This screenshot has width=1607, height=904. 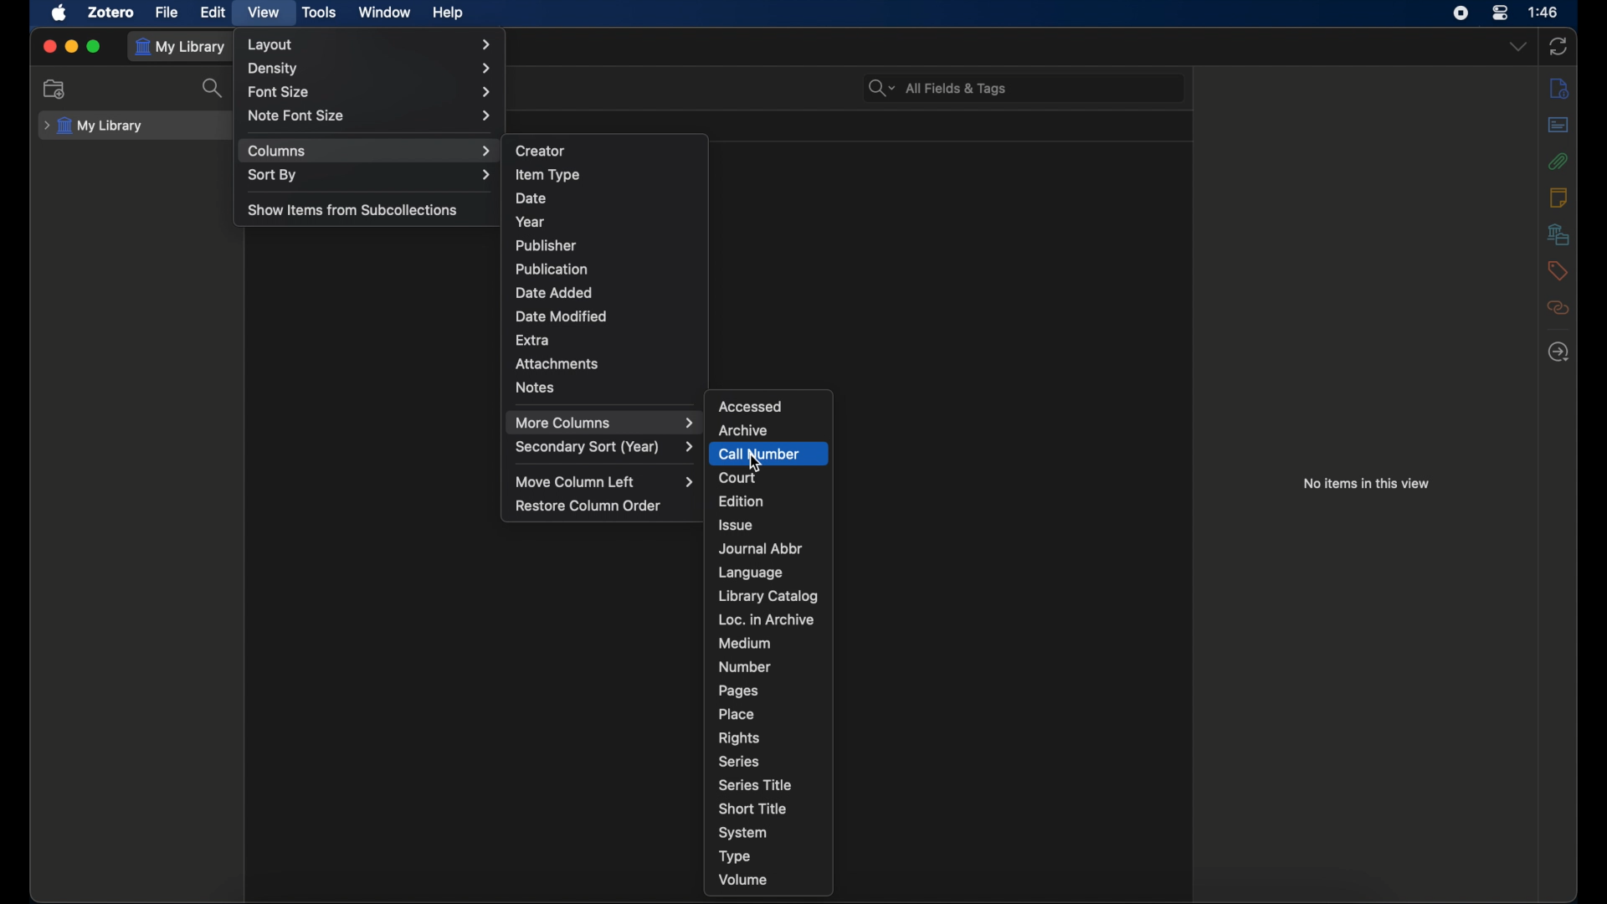 What do you see at coordinates (1558, 197) in the screenshot?
I see `notes` at bounding box center [1558, 197].